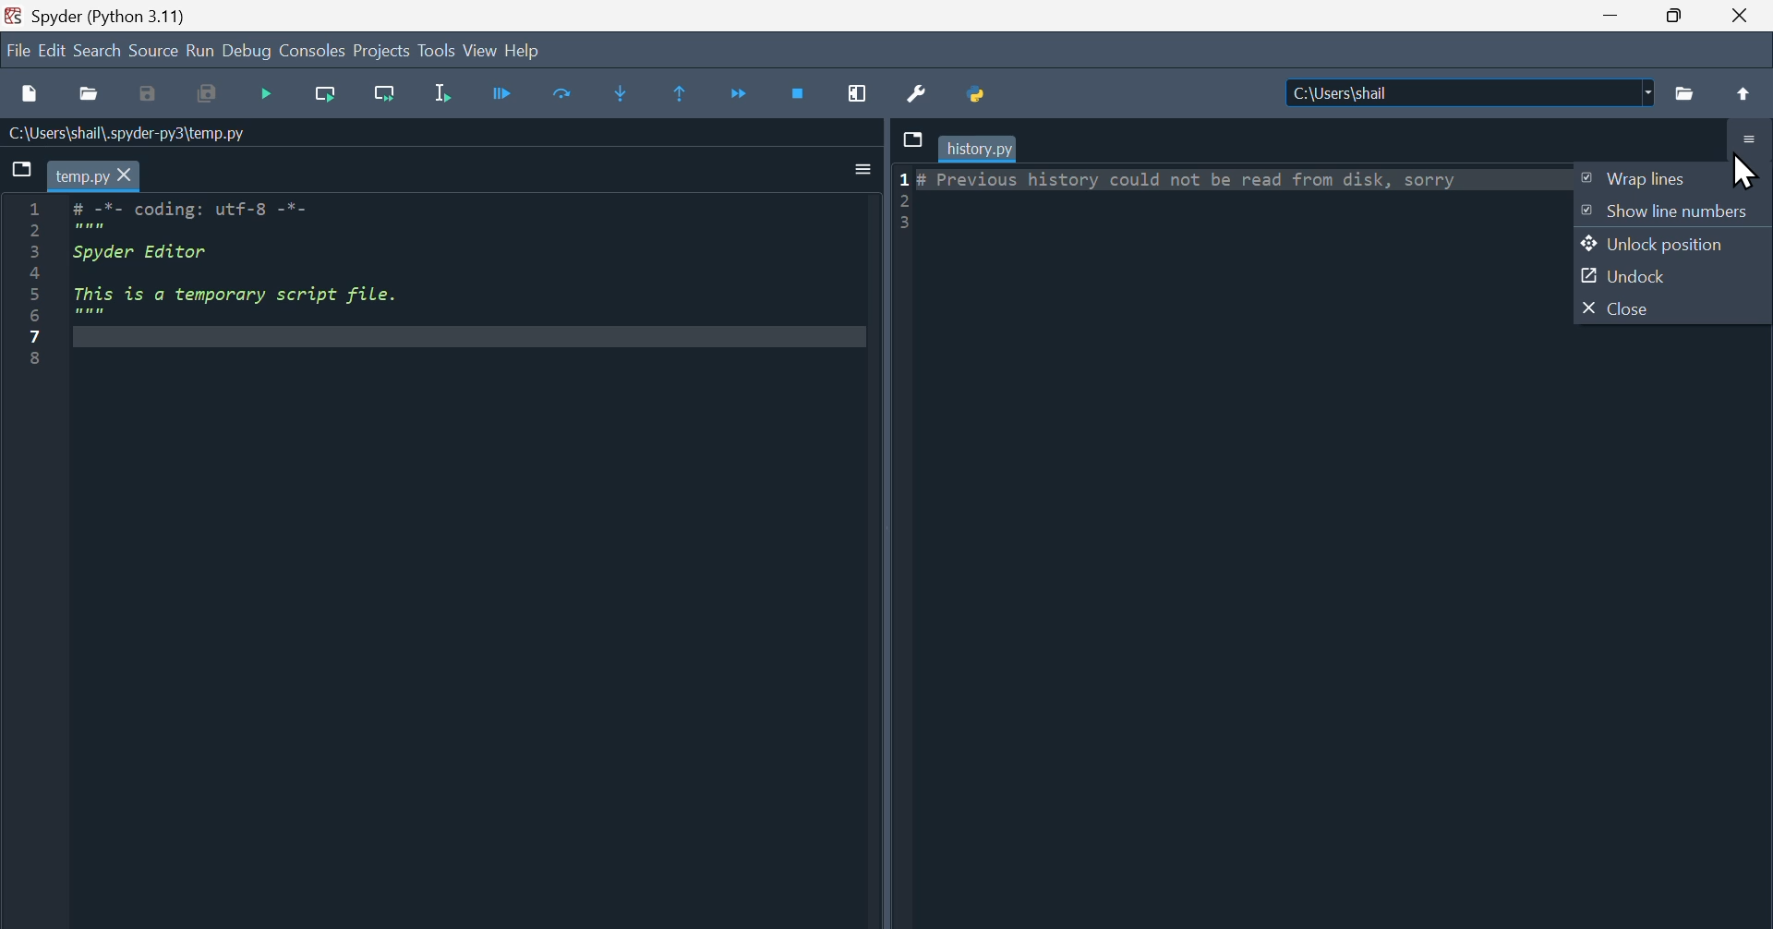  I want to click on Continue debugging, so click(513, 93).